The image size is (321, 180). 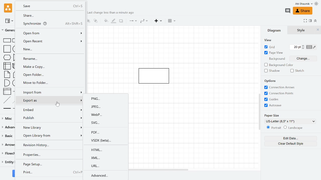 What do you see at coordinates (107, 165) in the screenshot?
I see `URL` at bounding box center [107, 165].